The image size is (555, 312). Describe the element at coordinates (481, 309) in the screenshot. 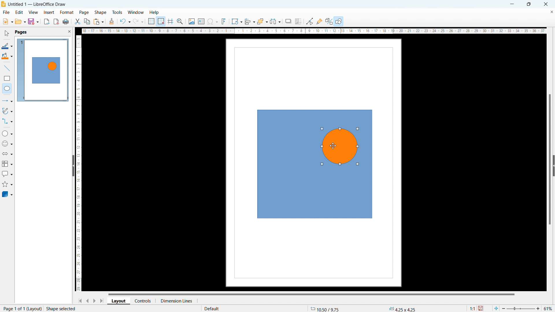

I see `save` at that location.